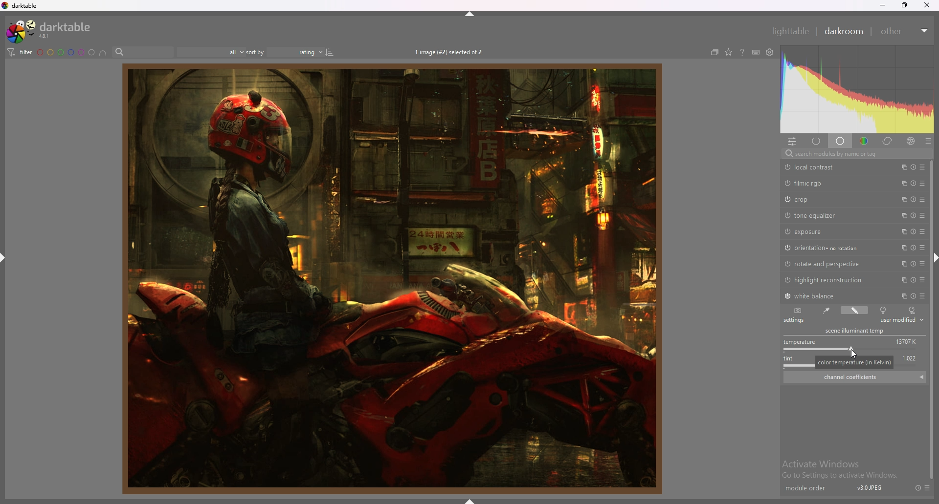 Image resolution: width=939 pixels, height=504 pixels. Describe the element at coordinates (864, 142) in the screenshot. I see `color` at that location.